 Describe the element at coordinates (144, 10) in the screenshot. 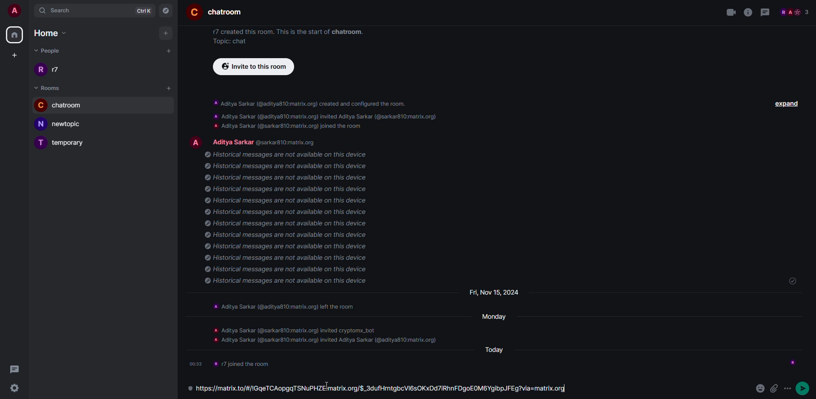

I see `ctrlK` at that location.